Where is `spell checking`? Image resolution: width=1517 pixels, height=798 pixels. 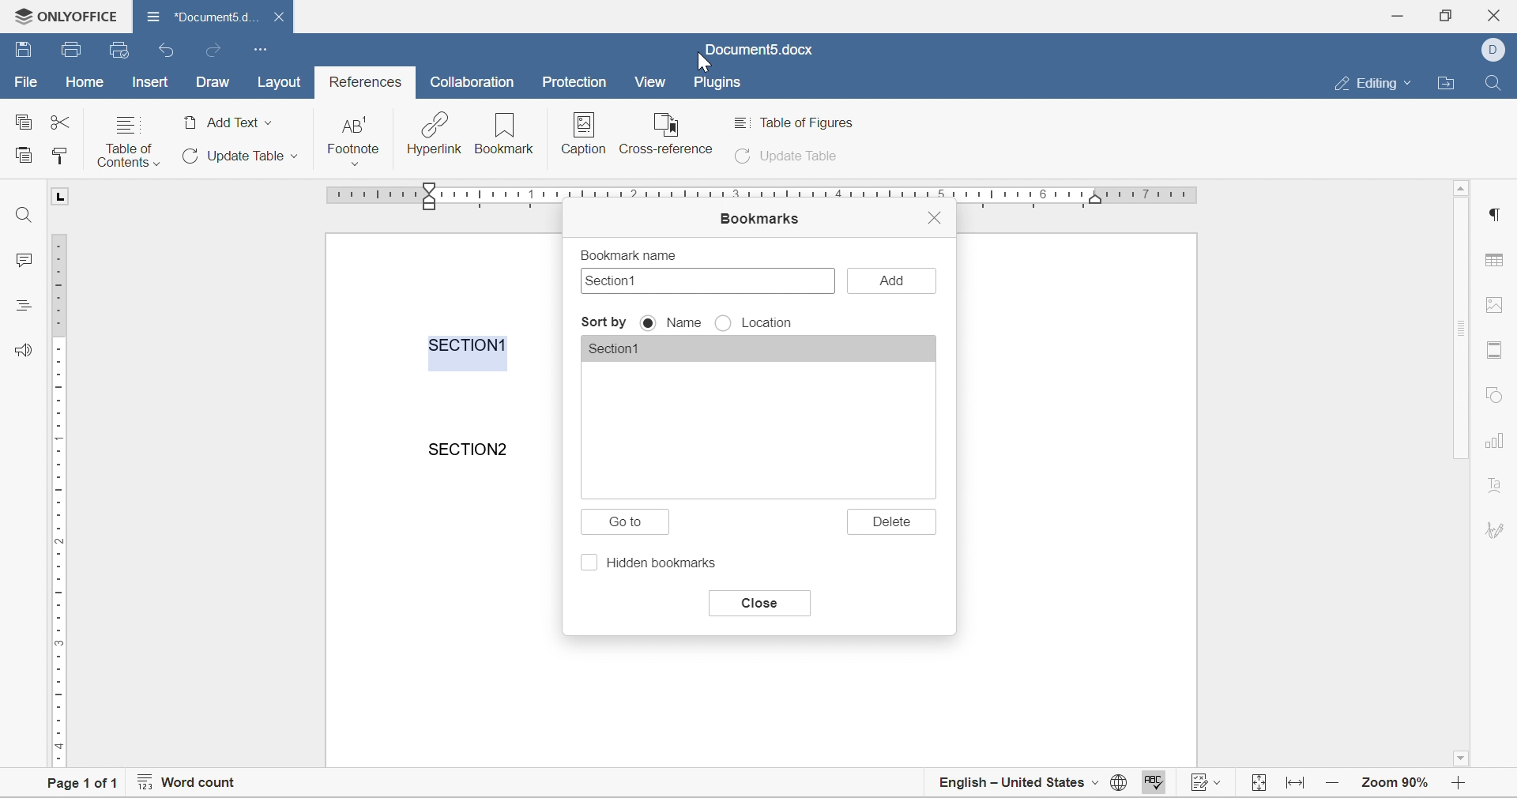 spell checking is located at coordinates (1151, 785).